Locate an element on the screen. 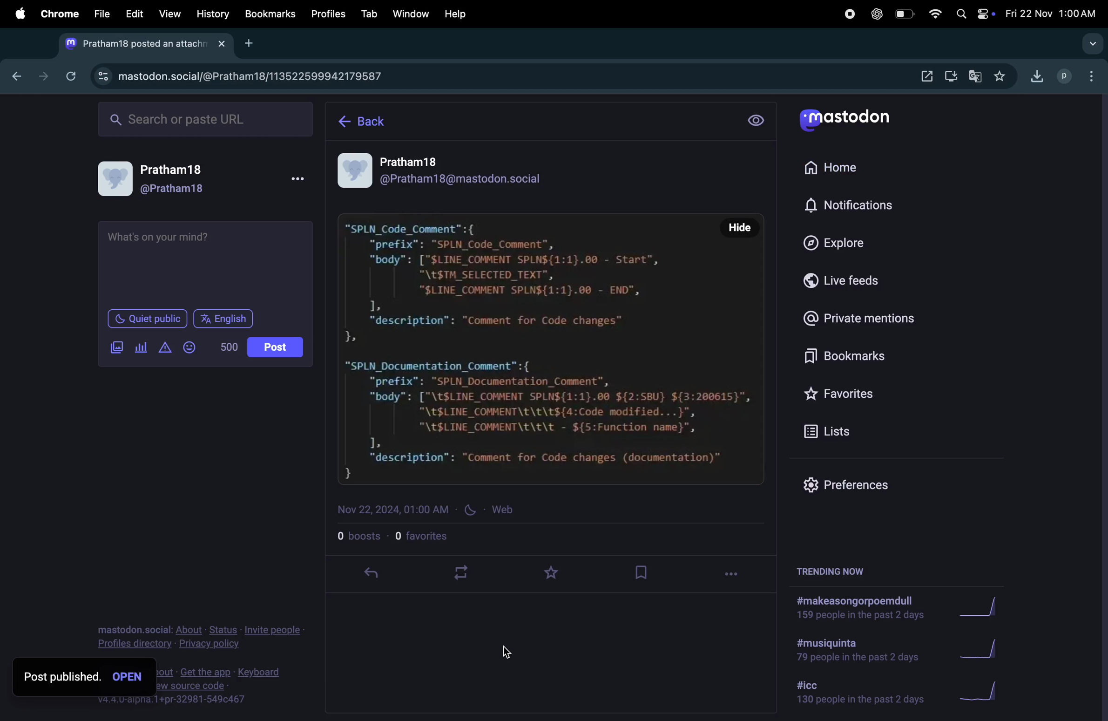 This screenshot has width=1108, height=721. download is located at coordinates (1035, 76).